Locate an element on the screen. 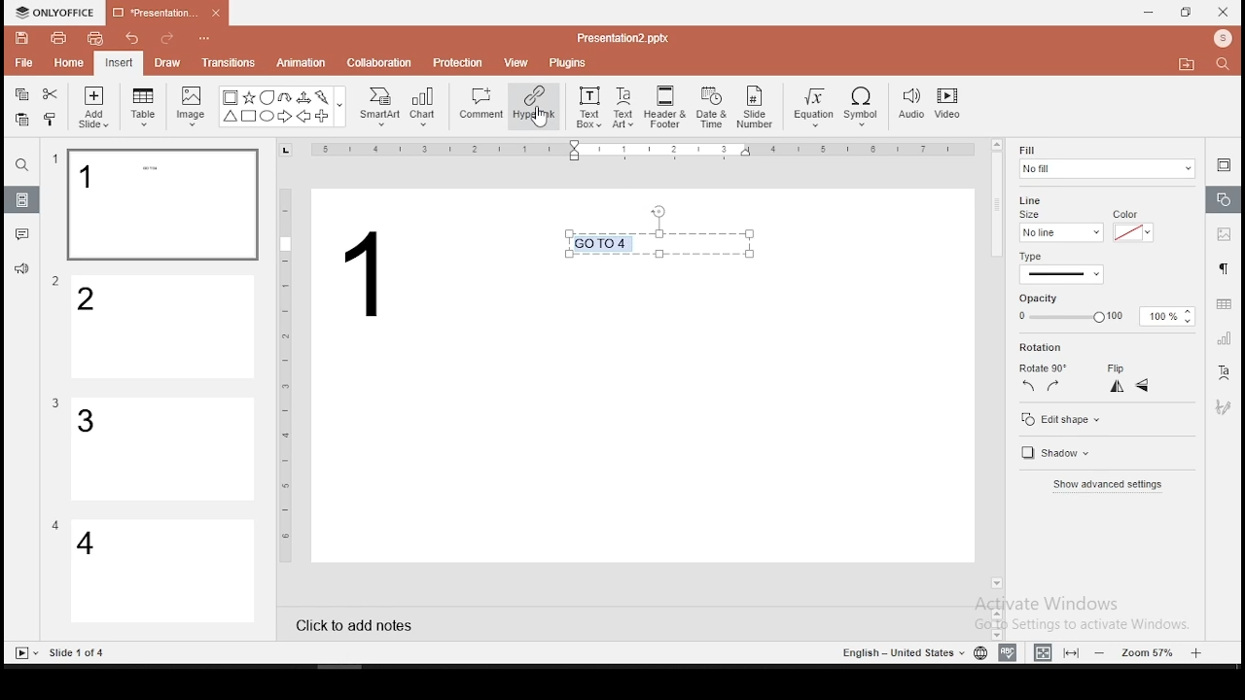 Image resolution: width=1245 pixels, height=700 pixels. Flash is located at coordinates (324, 97).